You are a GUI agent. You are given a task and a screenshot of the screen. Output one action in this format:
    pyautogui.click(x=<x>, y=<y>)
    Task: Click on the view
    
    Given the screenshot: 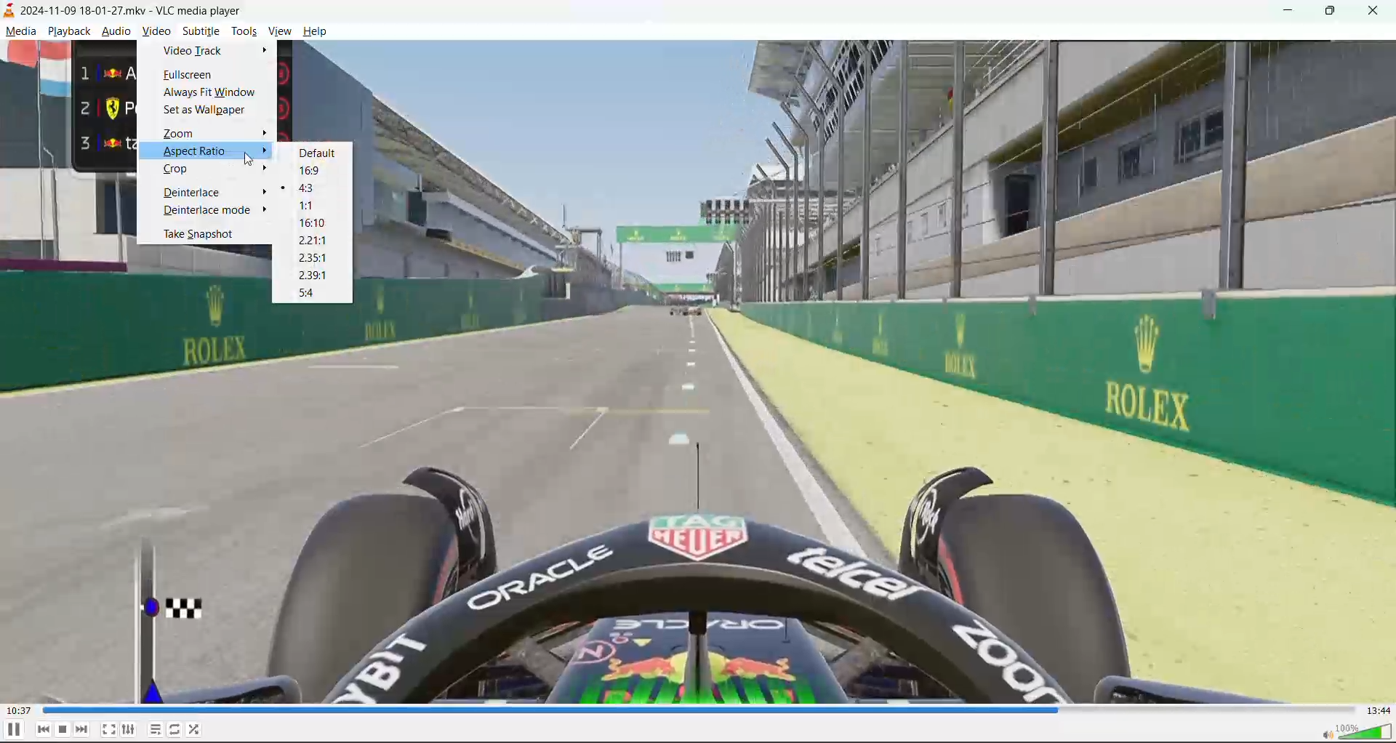 What is the action you would take?
    pyautogui.click(x=279, y=31)
    